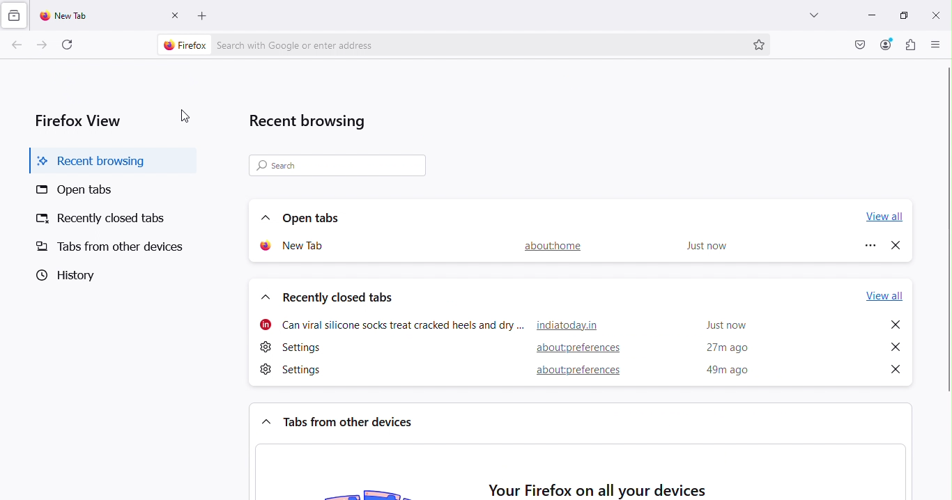  Describe the element at coordinates (300, 249) in the screenshot. I see `New tab` at that location.